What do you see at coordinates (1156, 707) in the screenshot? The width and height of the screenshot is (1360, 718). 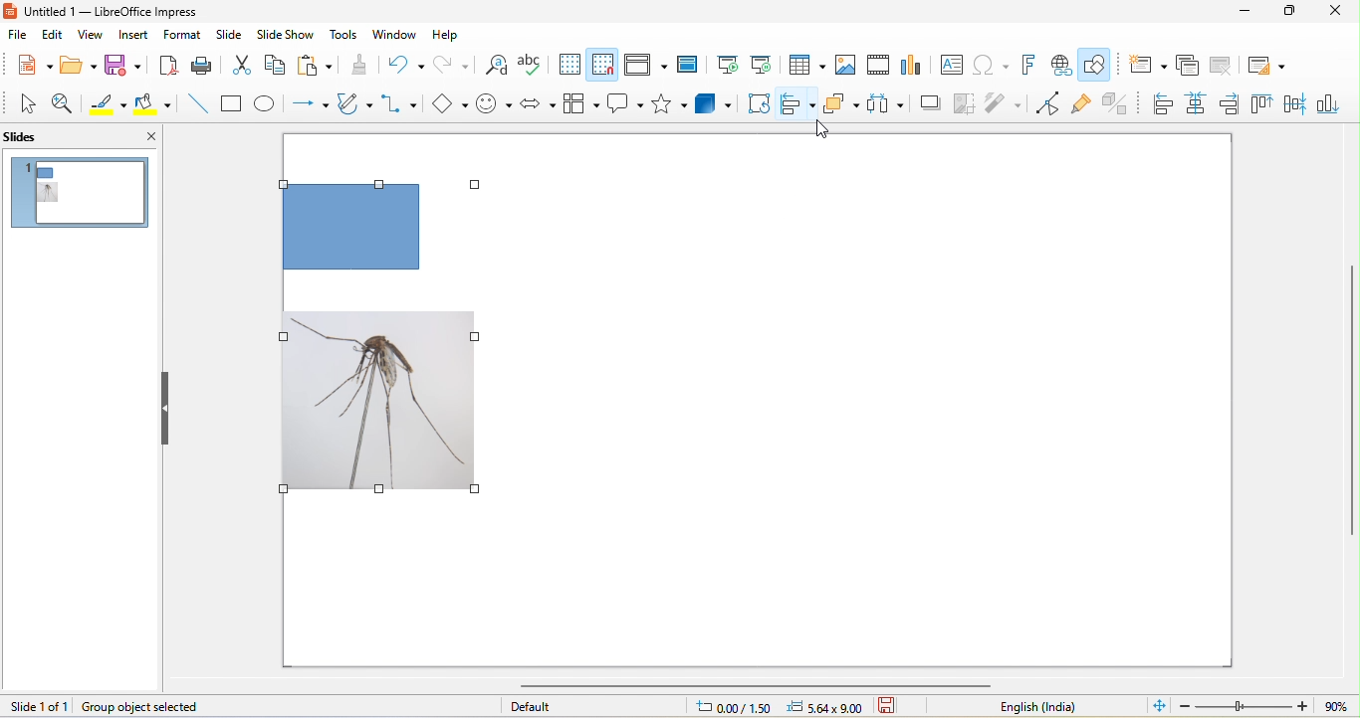 I see `fit slide to current window` at bounding box center [1156, 707].